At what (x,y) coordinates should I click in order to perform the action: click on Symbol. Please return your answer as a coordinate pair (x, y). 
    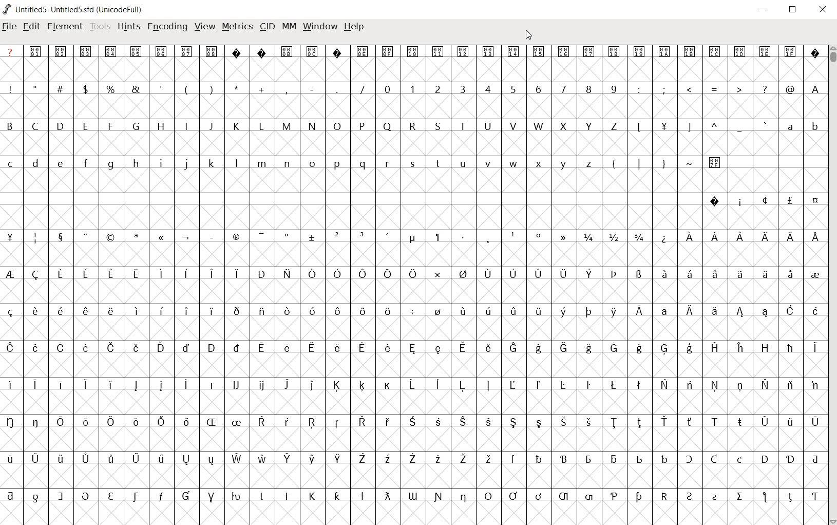
    Looking at the image, I should click on (615, 51).